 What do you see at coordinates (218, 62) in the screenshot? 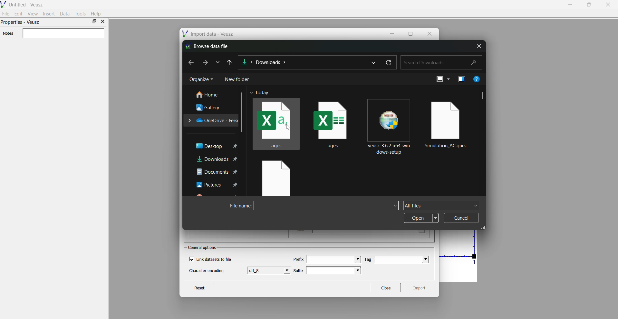
I see `recent` at bounding box center [218, 62].